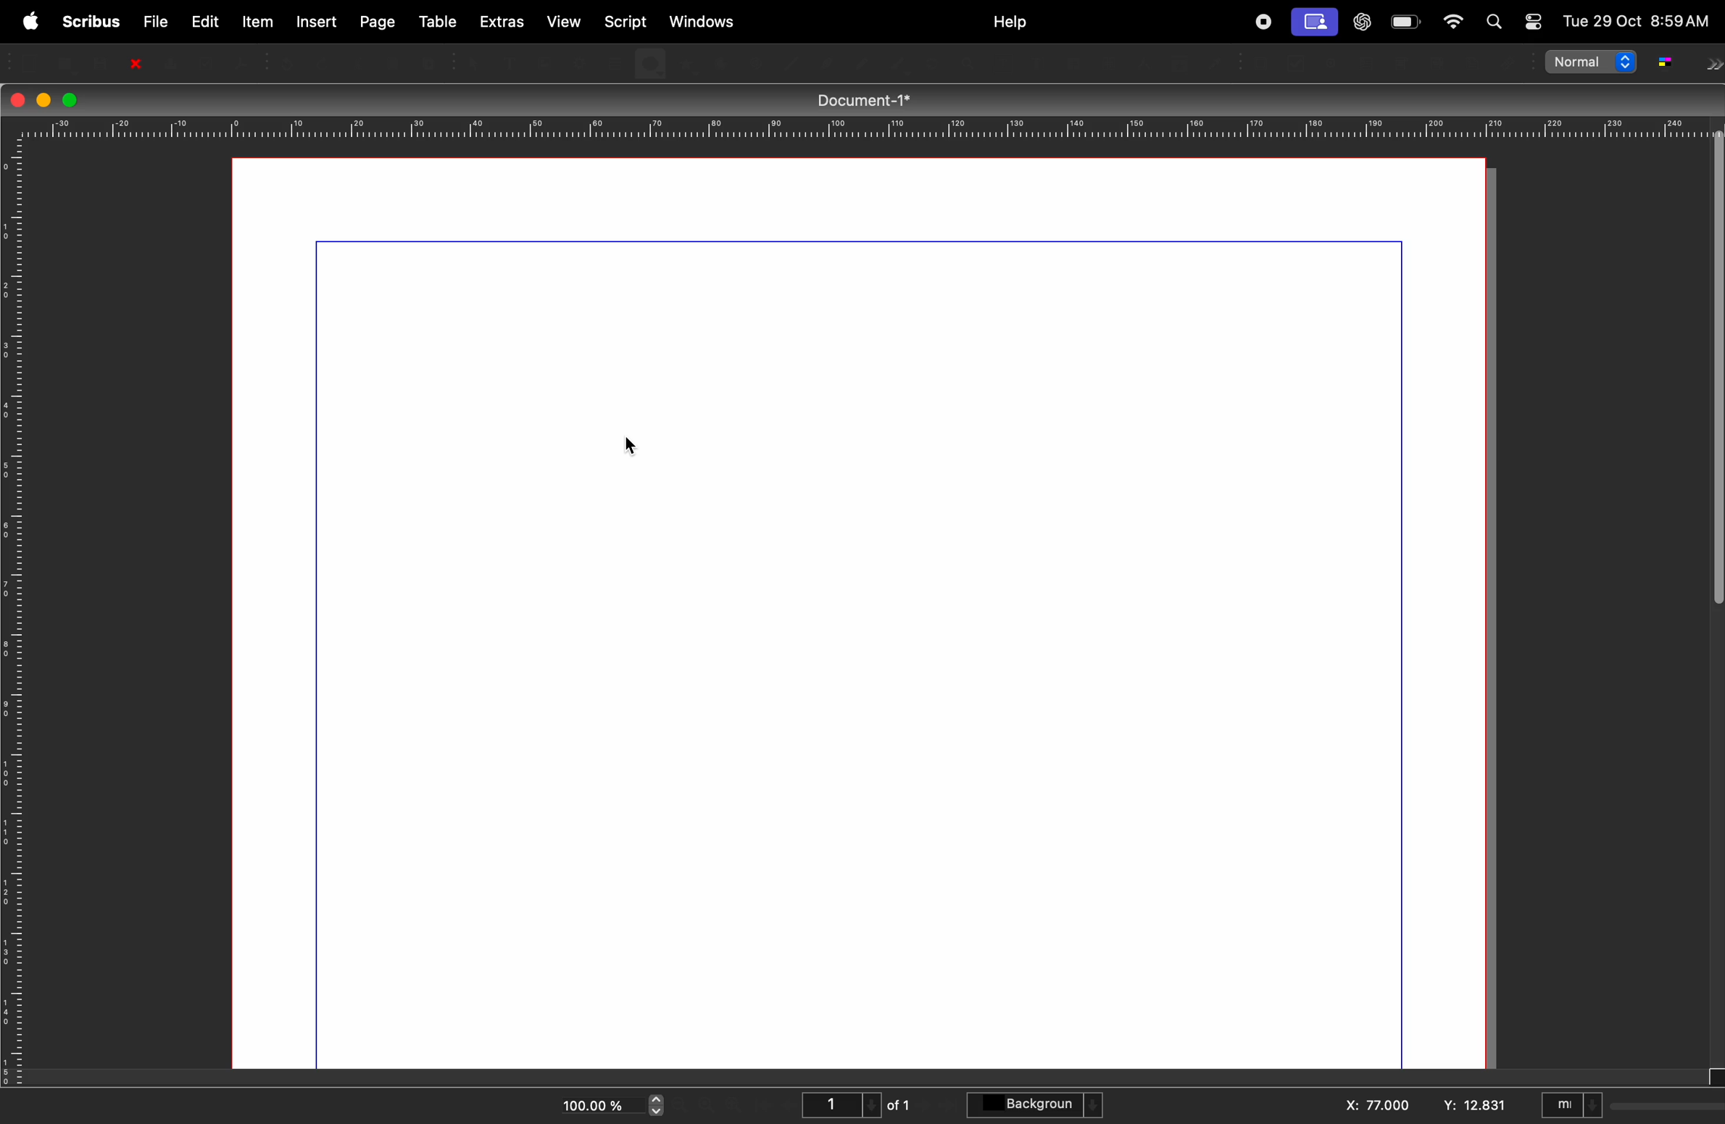 The image size is (1725, 1124). I want to click on record, so click(1262, 22).